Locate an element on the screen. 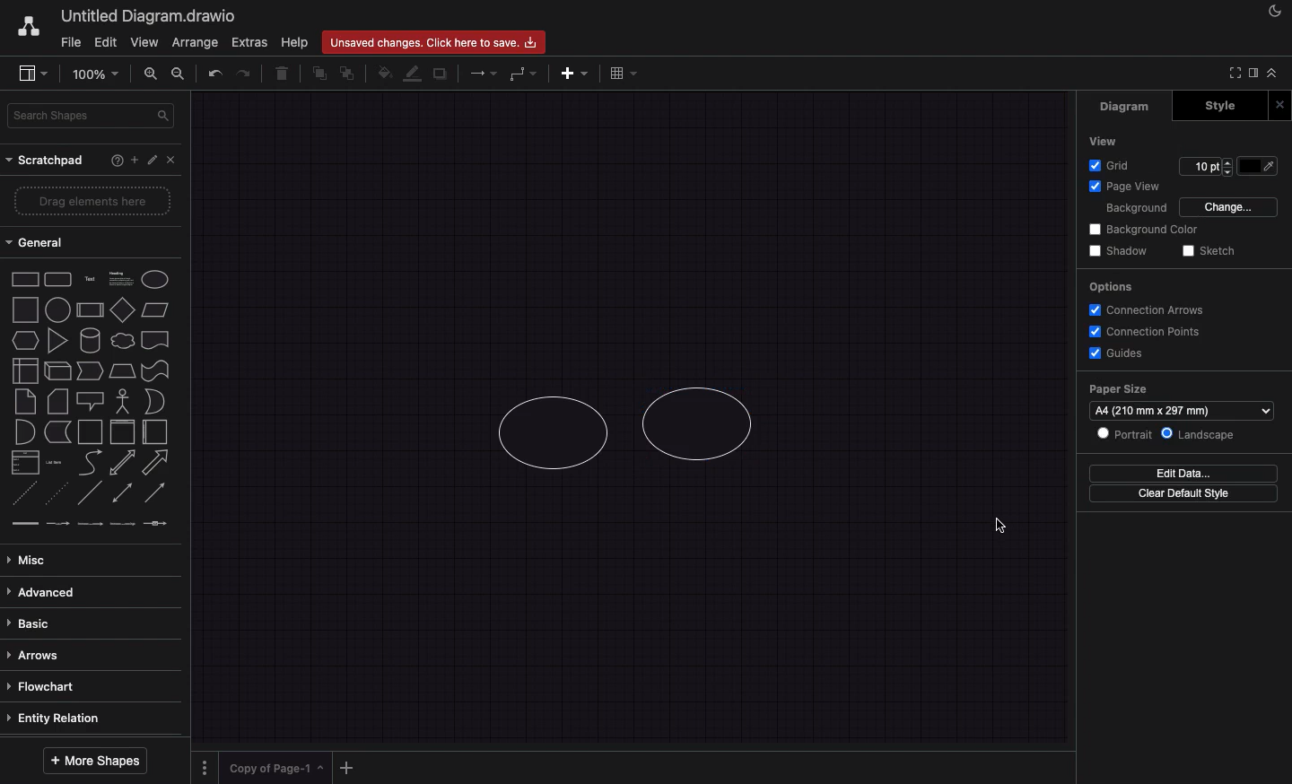 The width and height of the screenshot is (1292, 784). square is located at coordinates (28, 309).